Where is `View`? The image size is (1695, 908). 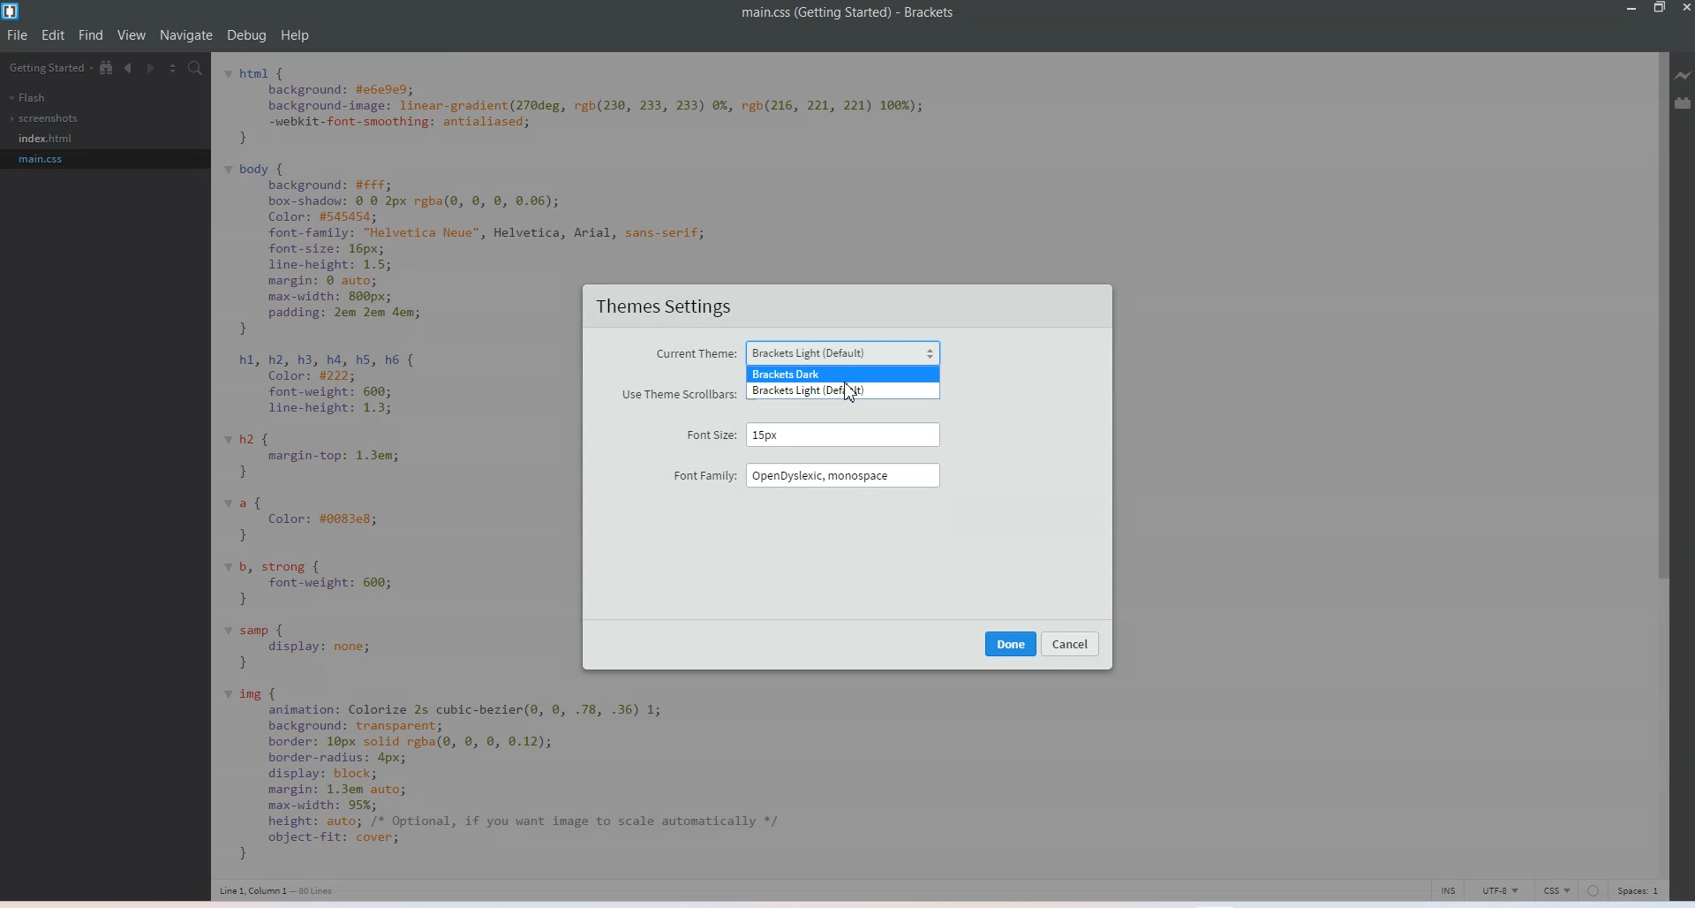
View is located at coordinates (131, 35).